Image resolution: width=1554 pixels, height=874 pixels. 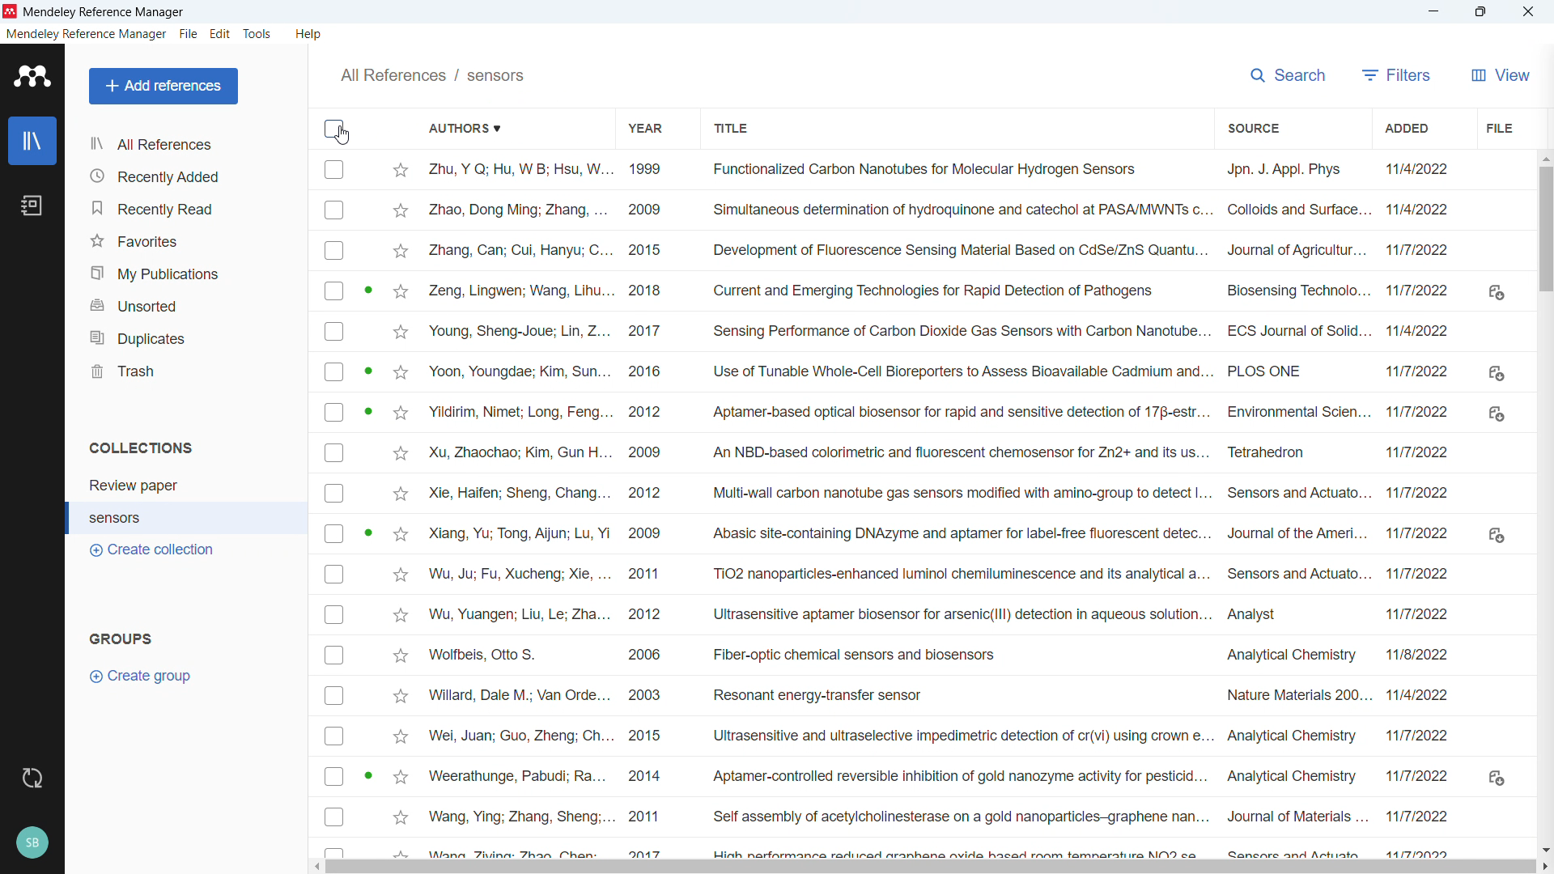 What do you see at coordinates (368, 410) in the screenshot?
I see `PDF available` at bounding box center [368, 410].